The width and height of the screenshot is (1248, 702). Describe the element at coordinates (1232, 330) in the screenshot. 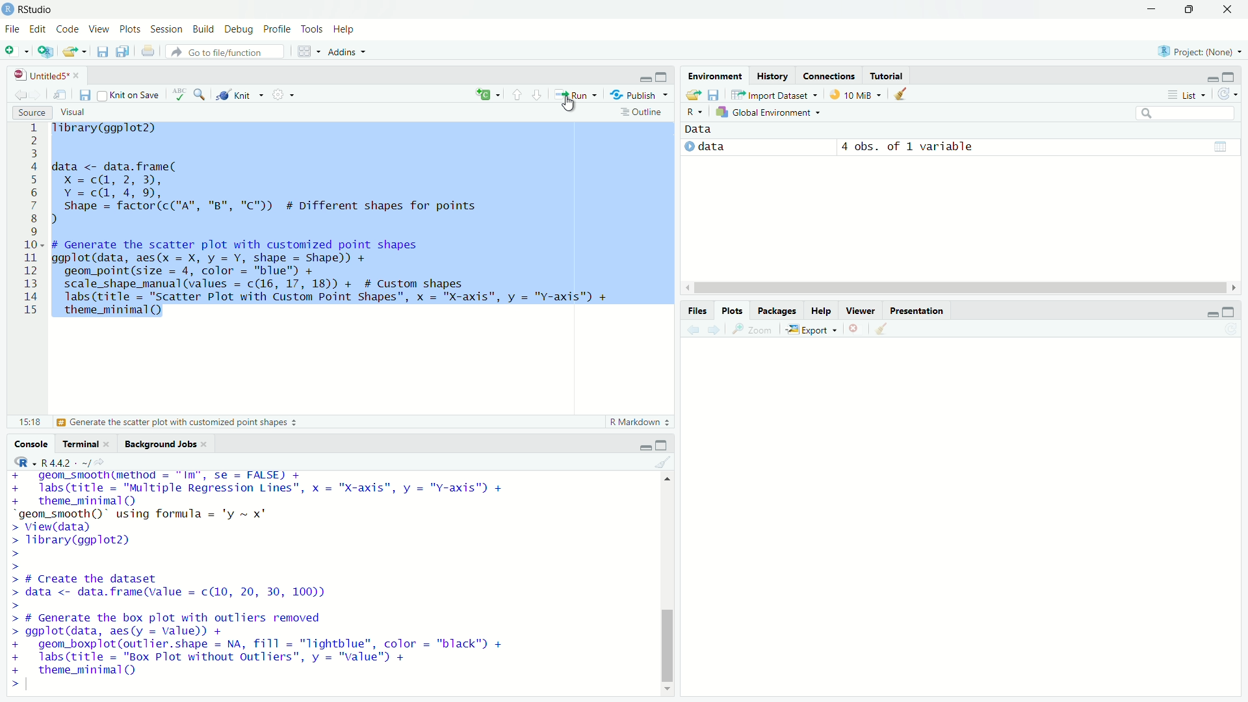

I see `Refresh current plot` at that location.